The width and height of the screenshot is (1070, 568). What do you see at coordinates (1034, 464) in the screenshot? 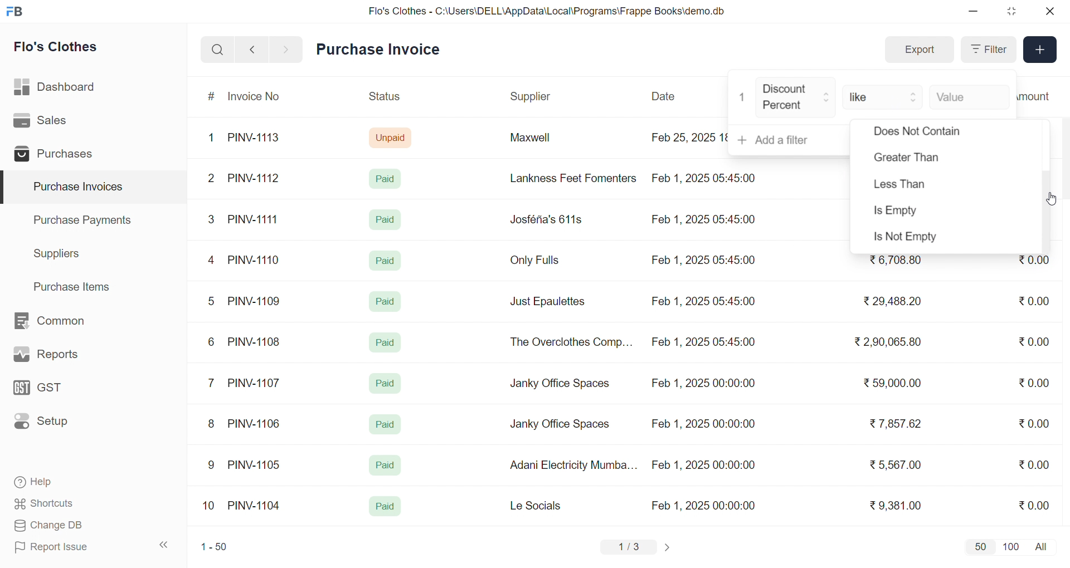
I see `₹0.00` at bounding box center [1034, 464].